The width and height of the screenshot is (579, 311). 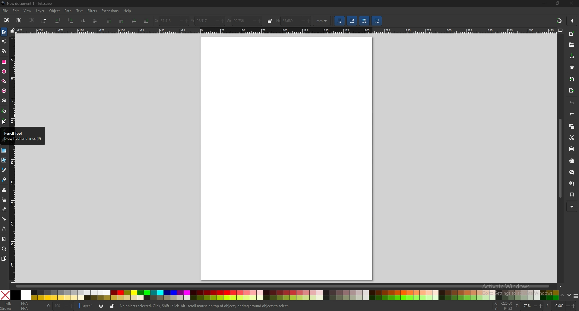 I want to click on opacity, so click(x=60, y=306).